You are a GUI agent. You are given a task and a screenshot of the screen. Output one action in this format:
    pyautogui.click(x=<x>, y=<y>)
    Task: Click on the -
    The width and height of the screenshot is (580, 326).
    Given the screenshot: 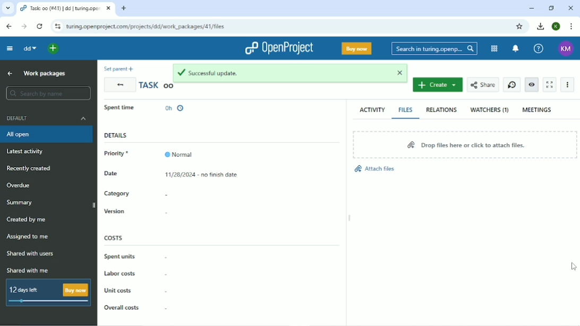 What is the action you would take?
    pyautogui.click(x=166, y=274)
    